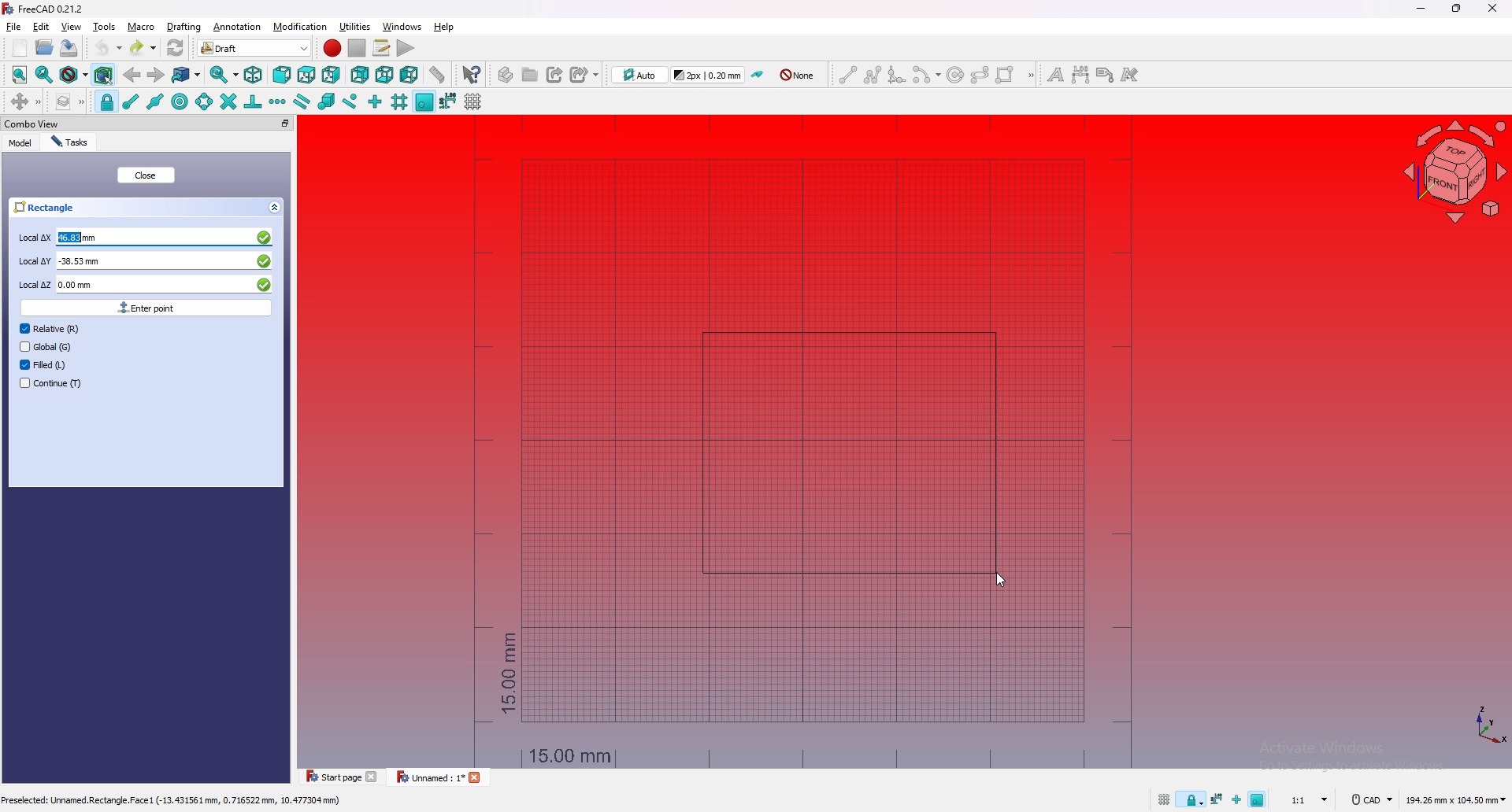 Image resolution: width=1512 pixels, height=812 pixels. Describe the element at coordinates (73, 76) in the screenshot. I see `draw style` at that location.